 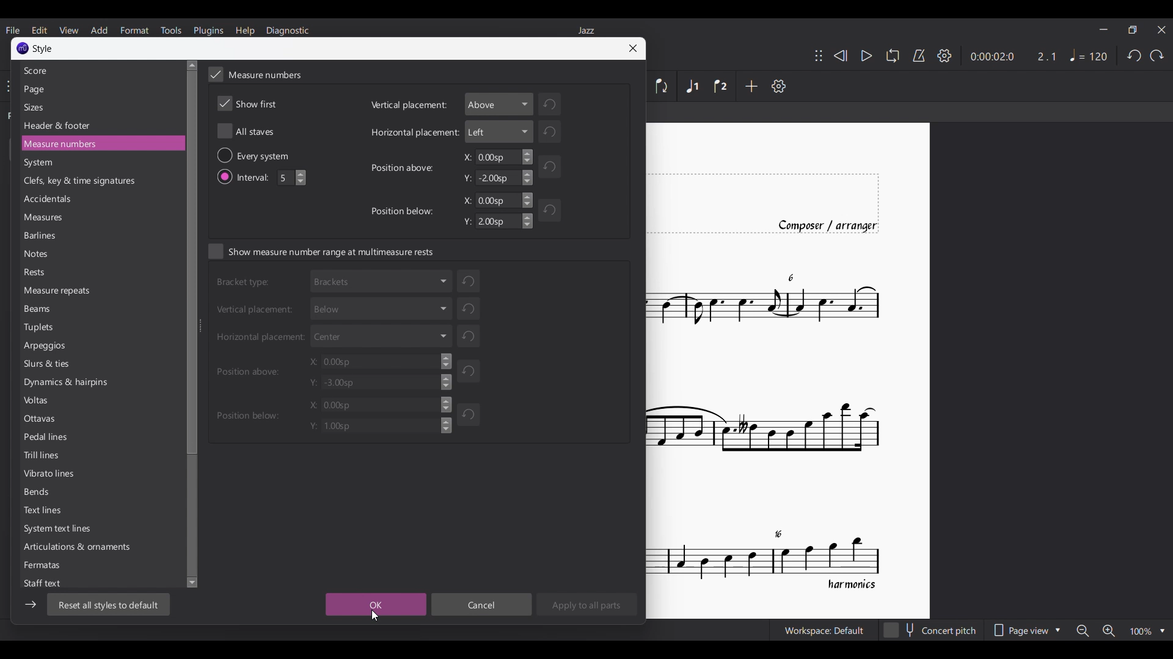 I want to click on Y, so click(x=499, y=178).